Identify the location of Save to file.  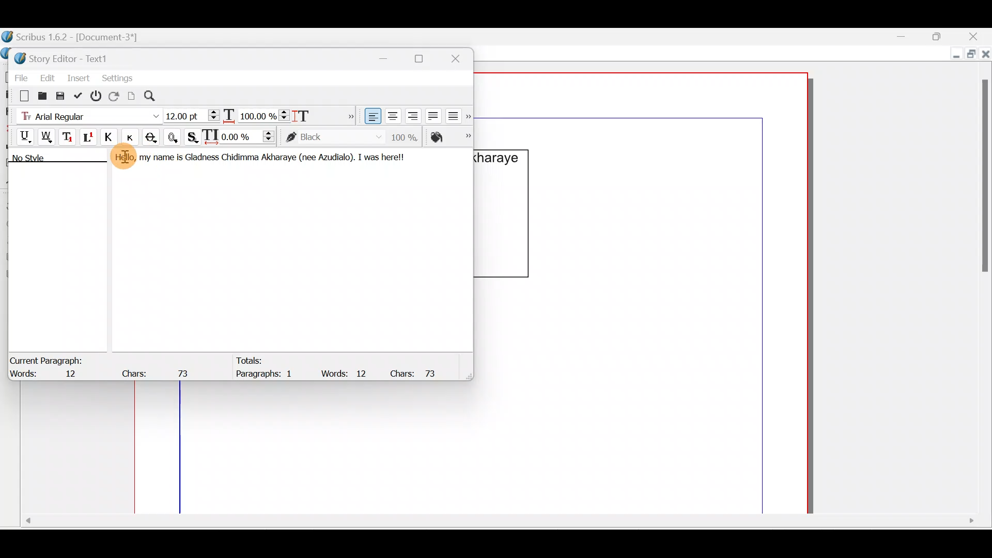
(61, 95).